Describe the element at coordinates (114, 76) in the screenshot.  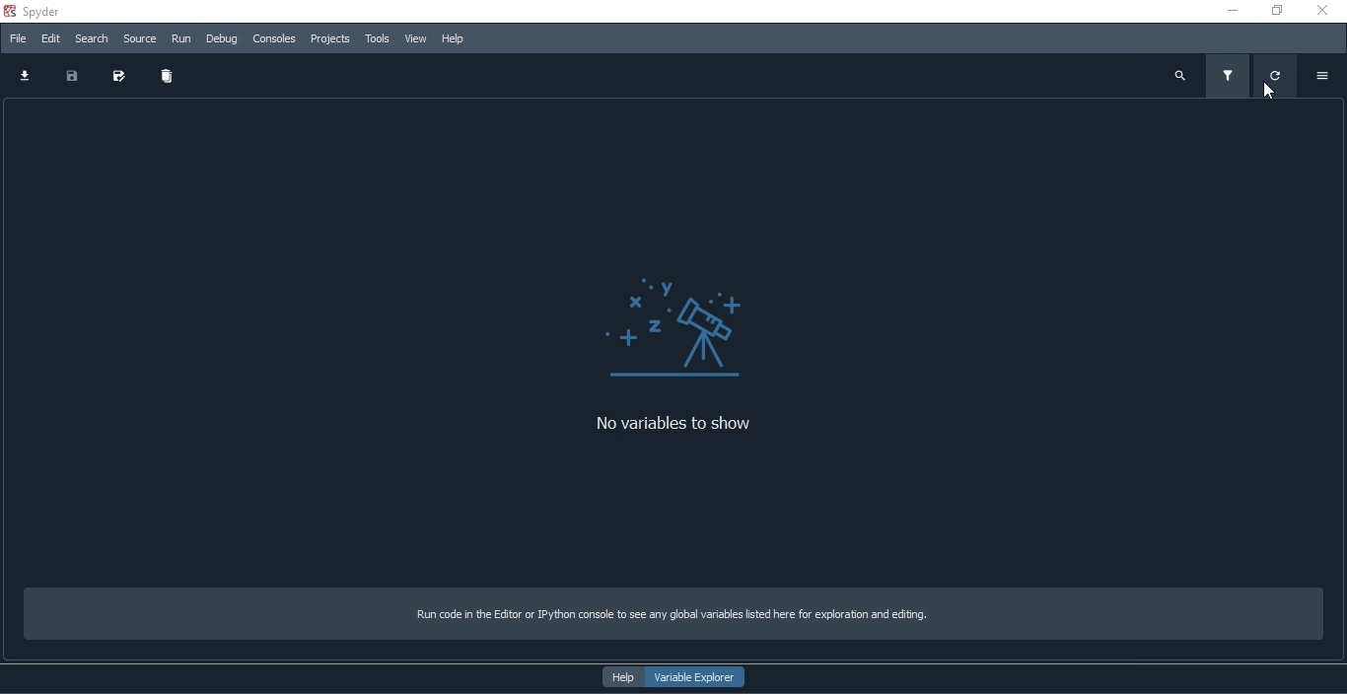
I see `save as` at that location.